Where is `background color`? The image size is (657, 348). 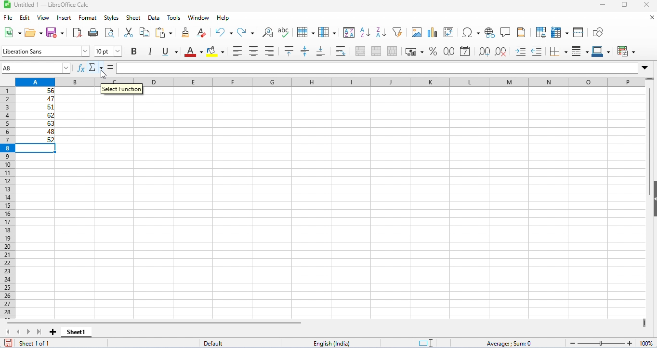 background color is located at coordinates (216, 52).